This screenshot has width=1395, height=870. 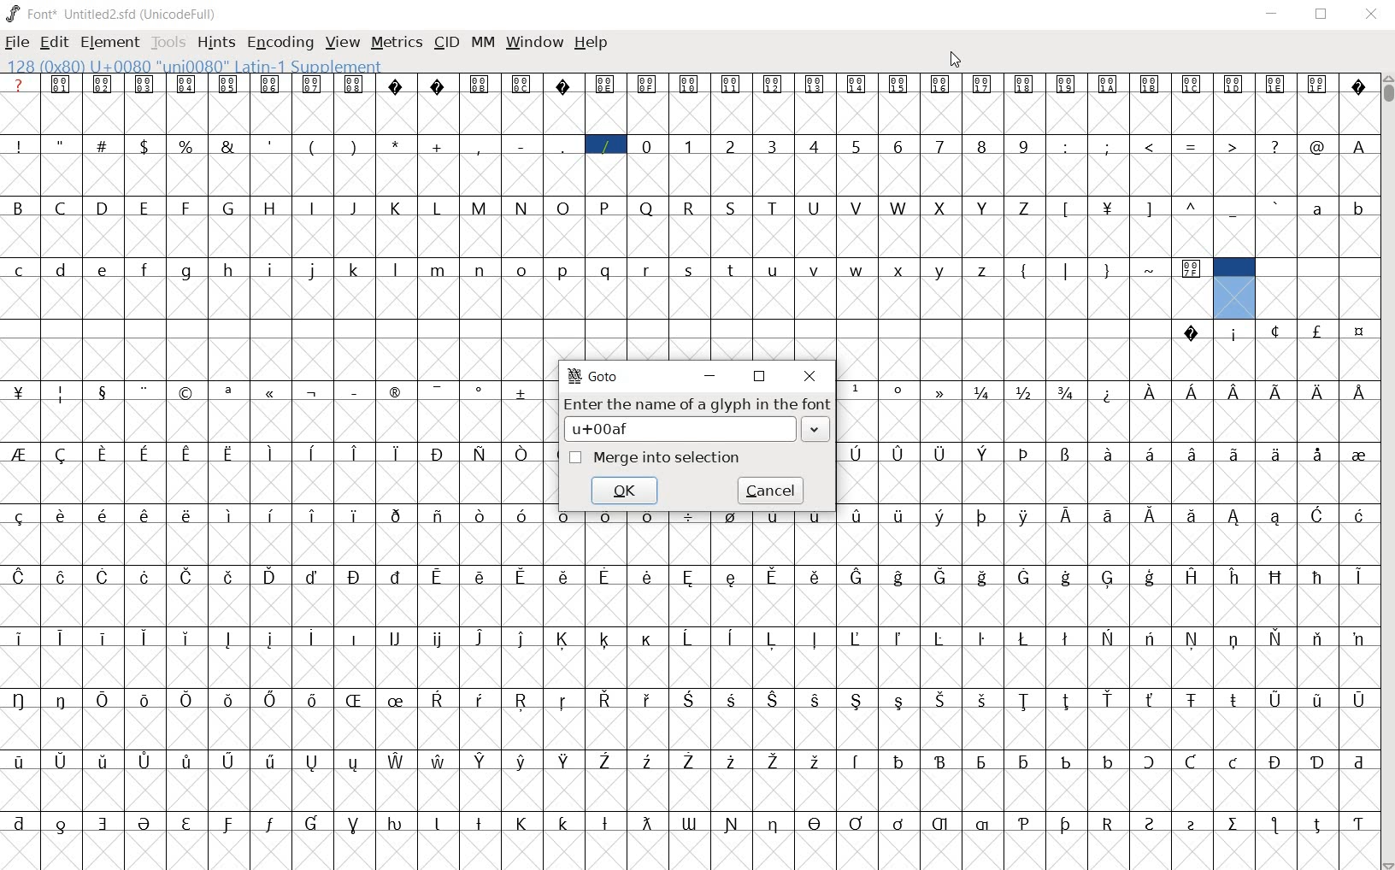 What do you see at coordinates (816, 147) in the screenshot?
I see `4` at bounding box center [816, 147].